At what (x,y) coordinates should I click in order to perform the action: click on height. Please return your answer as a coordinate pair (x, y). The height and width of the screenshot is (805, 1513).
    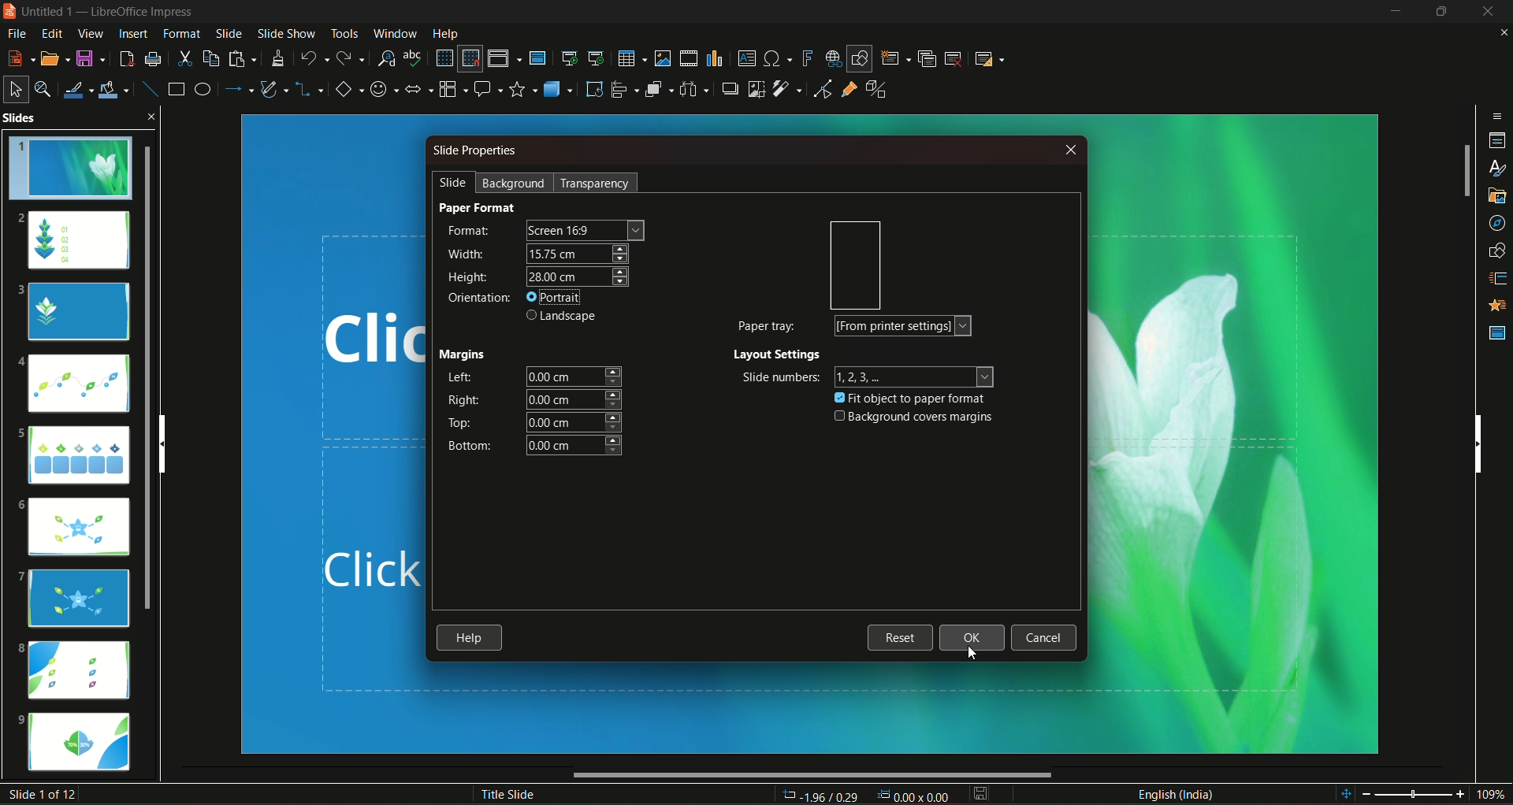
    Looking at the image, I should click on (470, 278).